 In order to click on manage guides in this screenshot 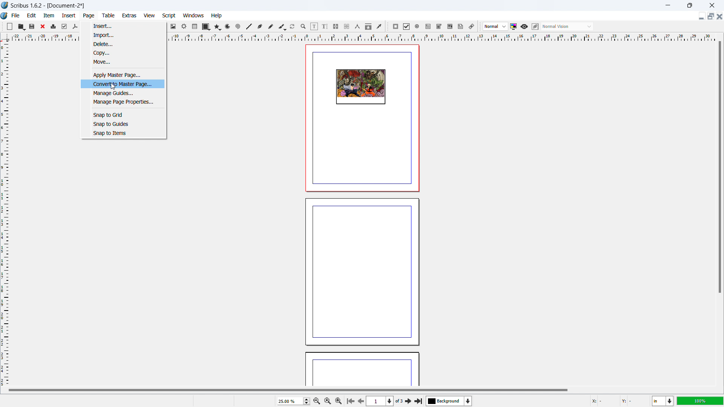, I will do `click(123, 93)`.